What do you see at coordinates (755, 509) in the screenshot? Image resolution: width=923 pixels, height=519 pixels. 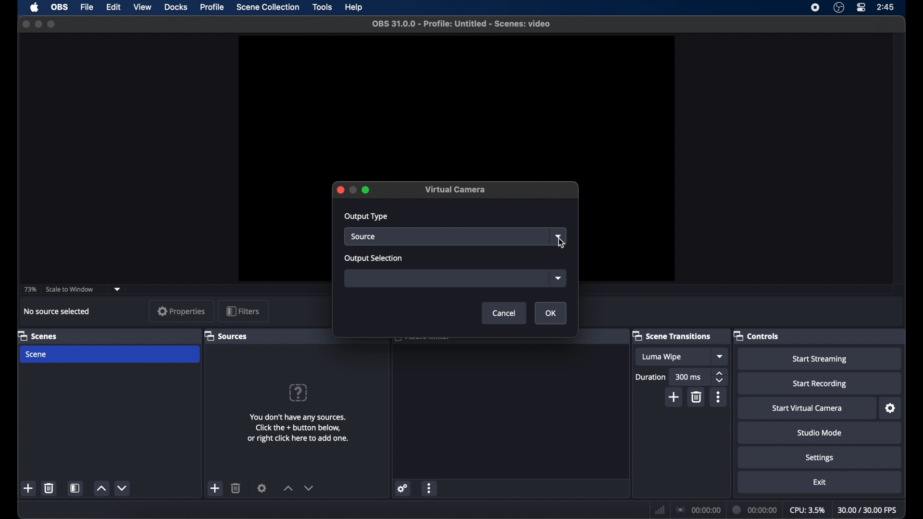 I see `duration` at bounding box center [755, 509].